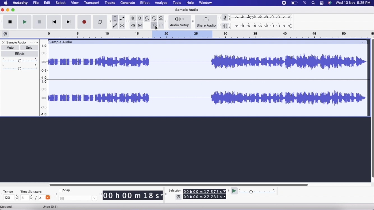 Image resolution: width=374 pixels, height=210 pixels. What do you see at coordinates (8, 192) in the screenshot?
I see `Tempo` at bounding box center [8, 192].